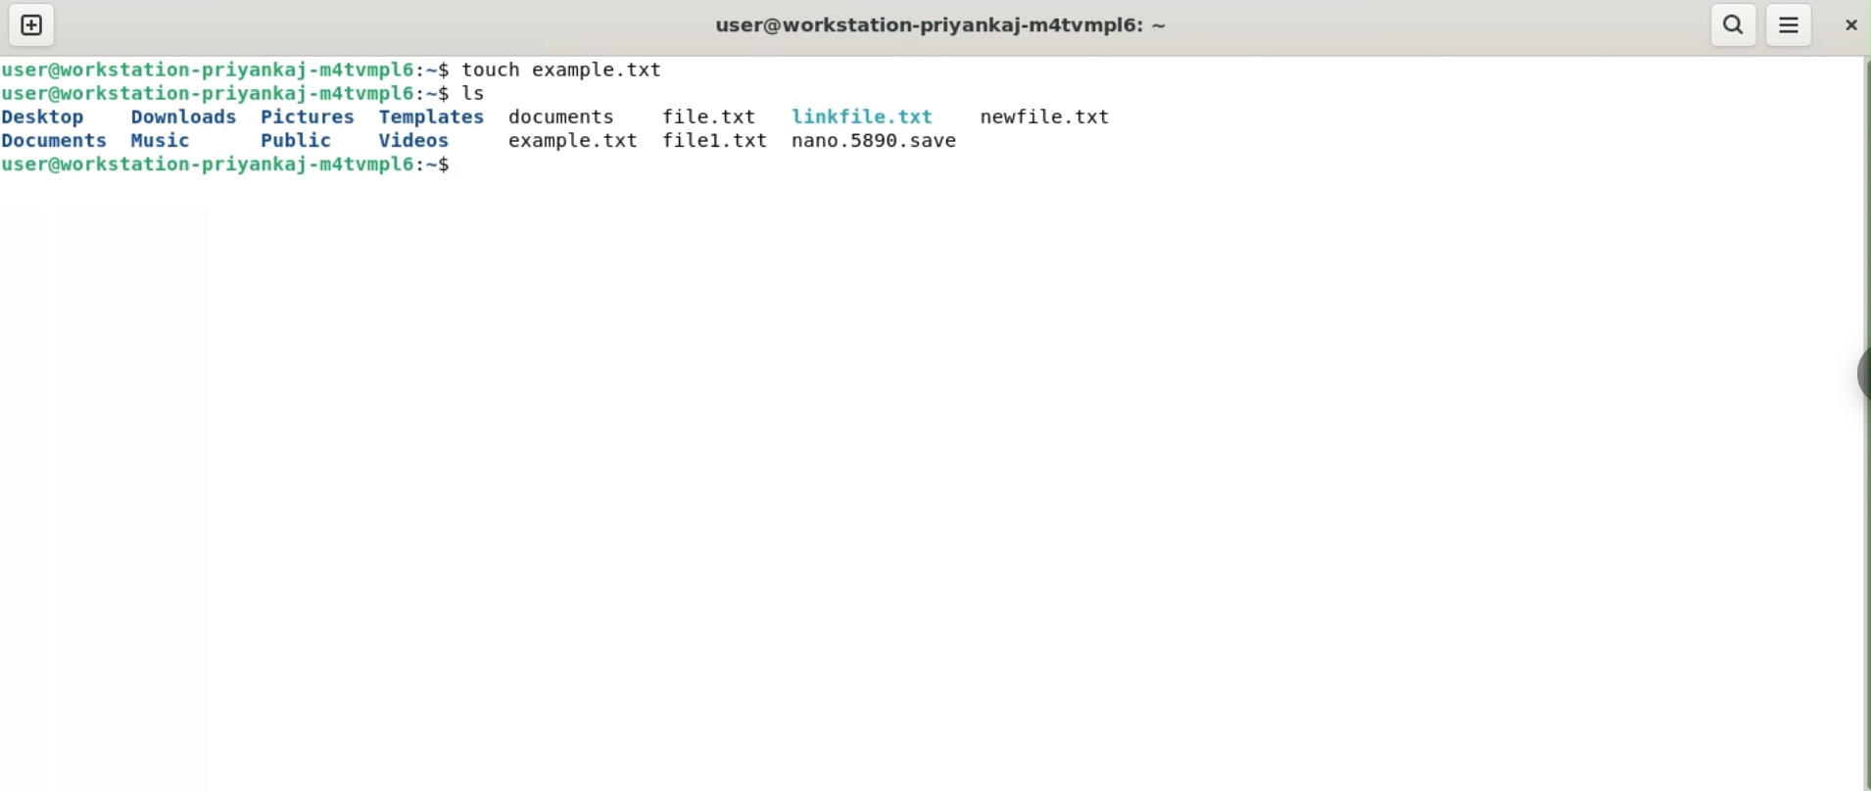  I want to click on templates, so click(433, 117).